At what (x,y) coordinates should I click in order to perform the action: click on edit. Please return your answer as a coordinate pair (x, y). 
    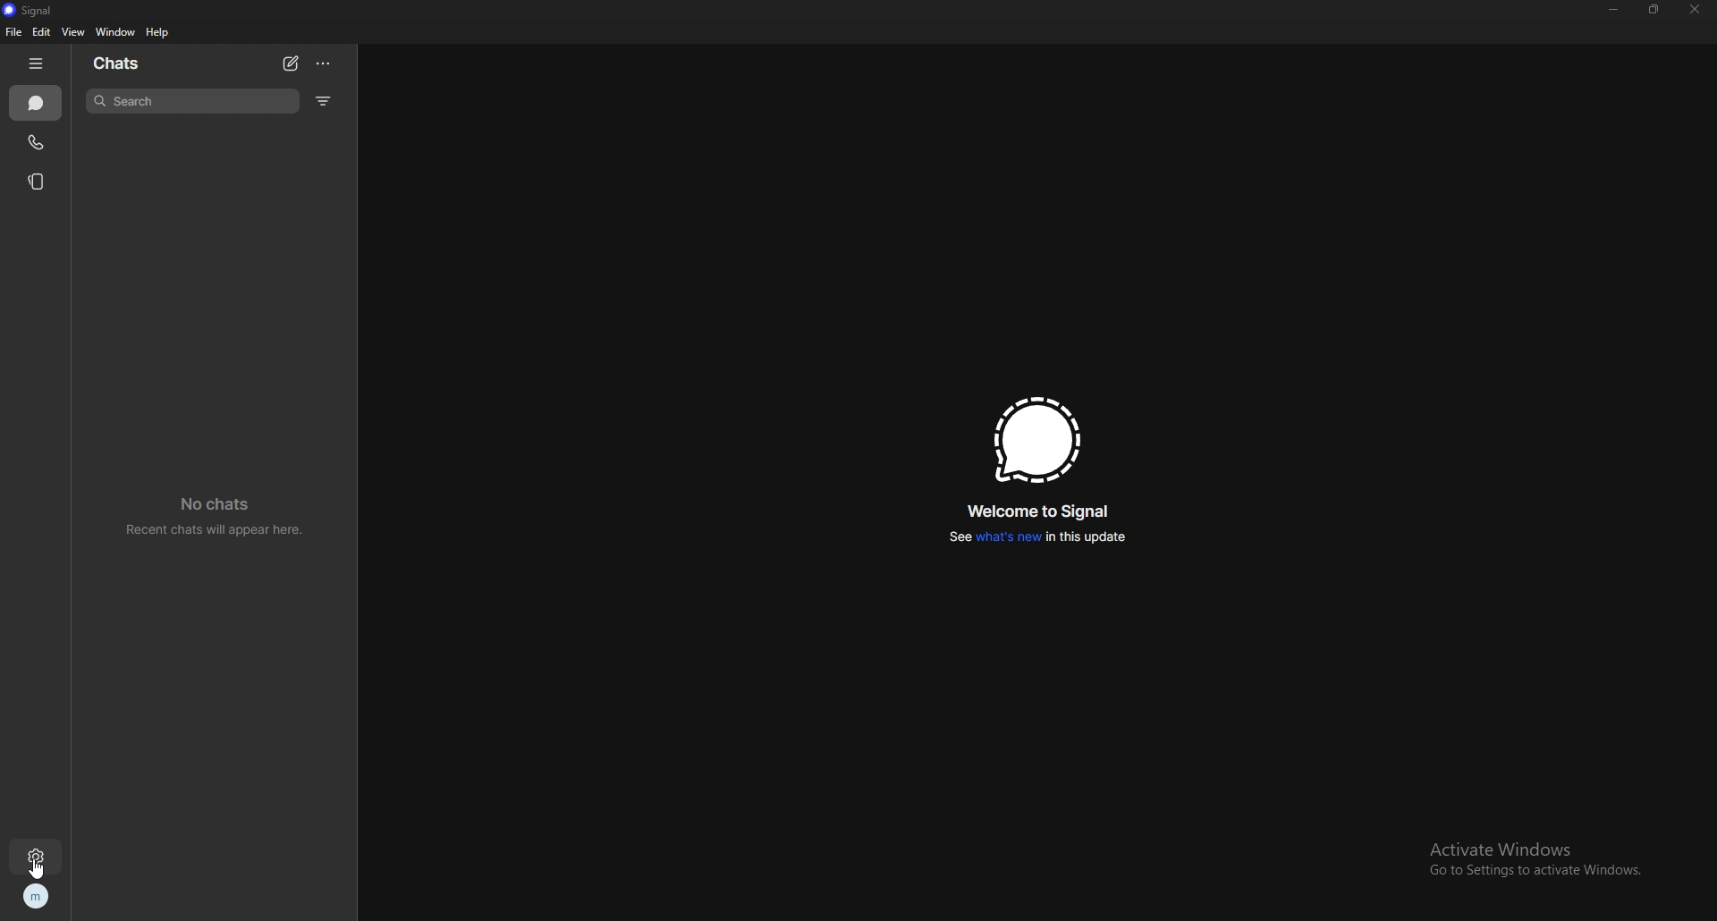
    Looking at the image, I should click on (43, 31).